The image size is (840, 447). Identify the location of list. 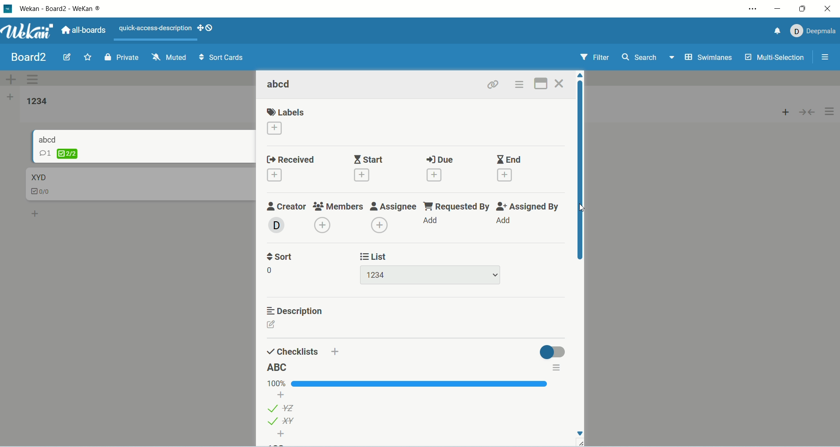
(431, 276).